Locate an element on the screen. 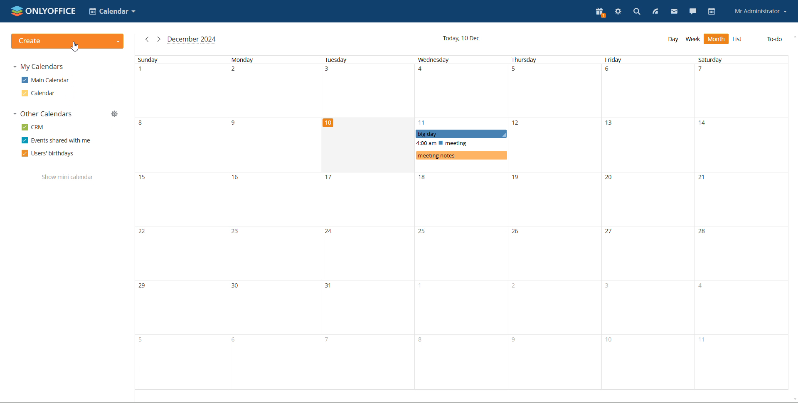 The height and width of the screenshot is (403, 798). calendar is located at coordinates (711, 12).